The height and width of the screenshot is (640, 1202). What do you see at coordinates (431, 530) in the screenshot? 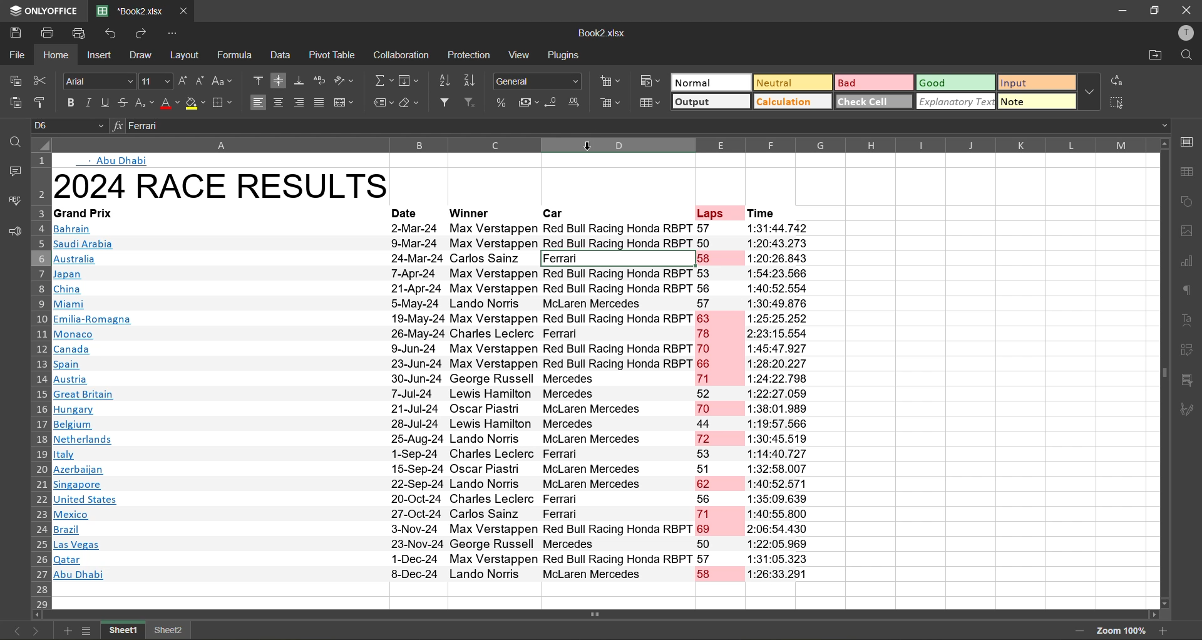
I see `IB razil 3-Nov-24 Max Verstappen Red Bull Racing Honda RBPT 69 2:06:54.430` at bounding box center [431, 530].